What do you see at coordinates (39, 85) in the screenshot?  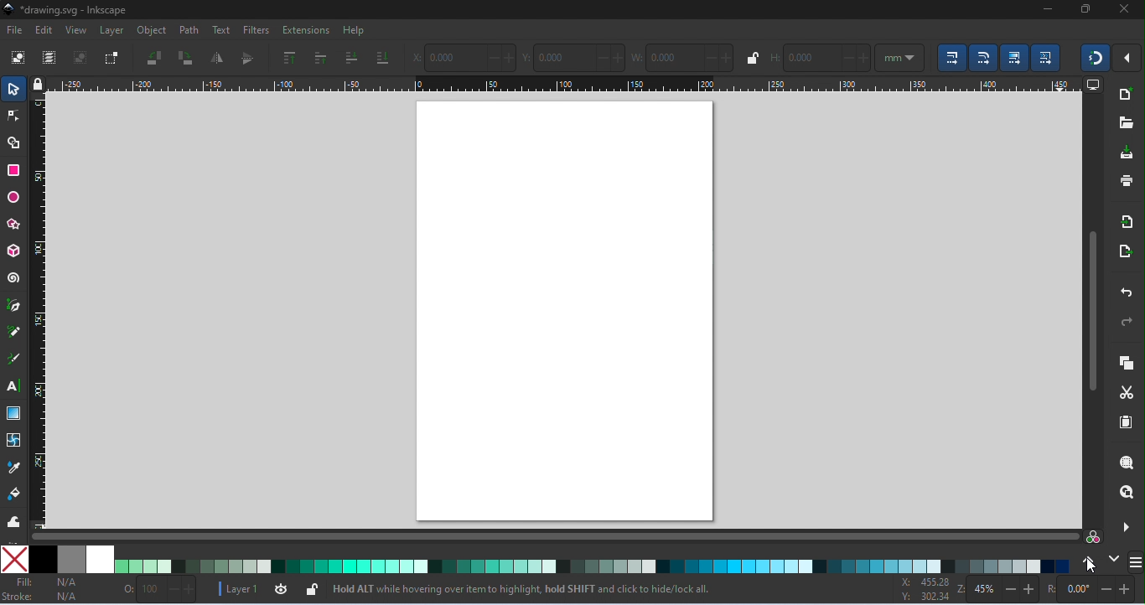 I see `toggle lock all guides` at bounding box center [39, 85].